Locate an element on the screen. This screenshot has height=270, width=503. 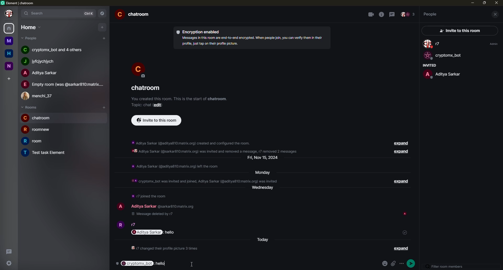
emoji is located at coordinates (386, 264).